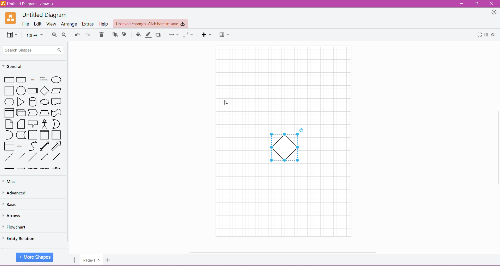 The height and width of the screenshot is (266, 500). I want to click on Appearance, so click(494, 12).